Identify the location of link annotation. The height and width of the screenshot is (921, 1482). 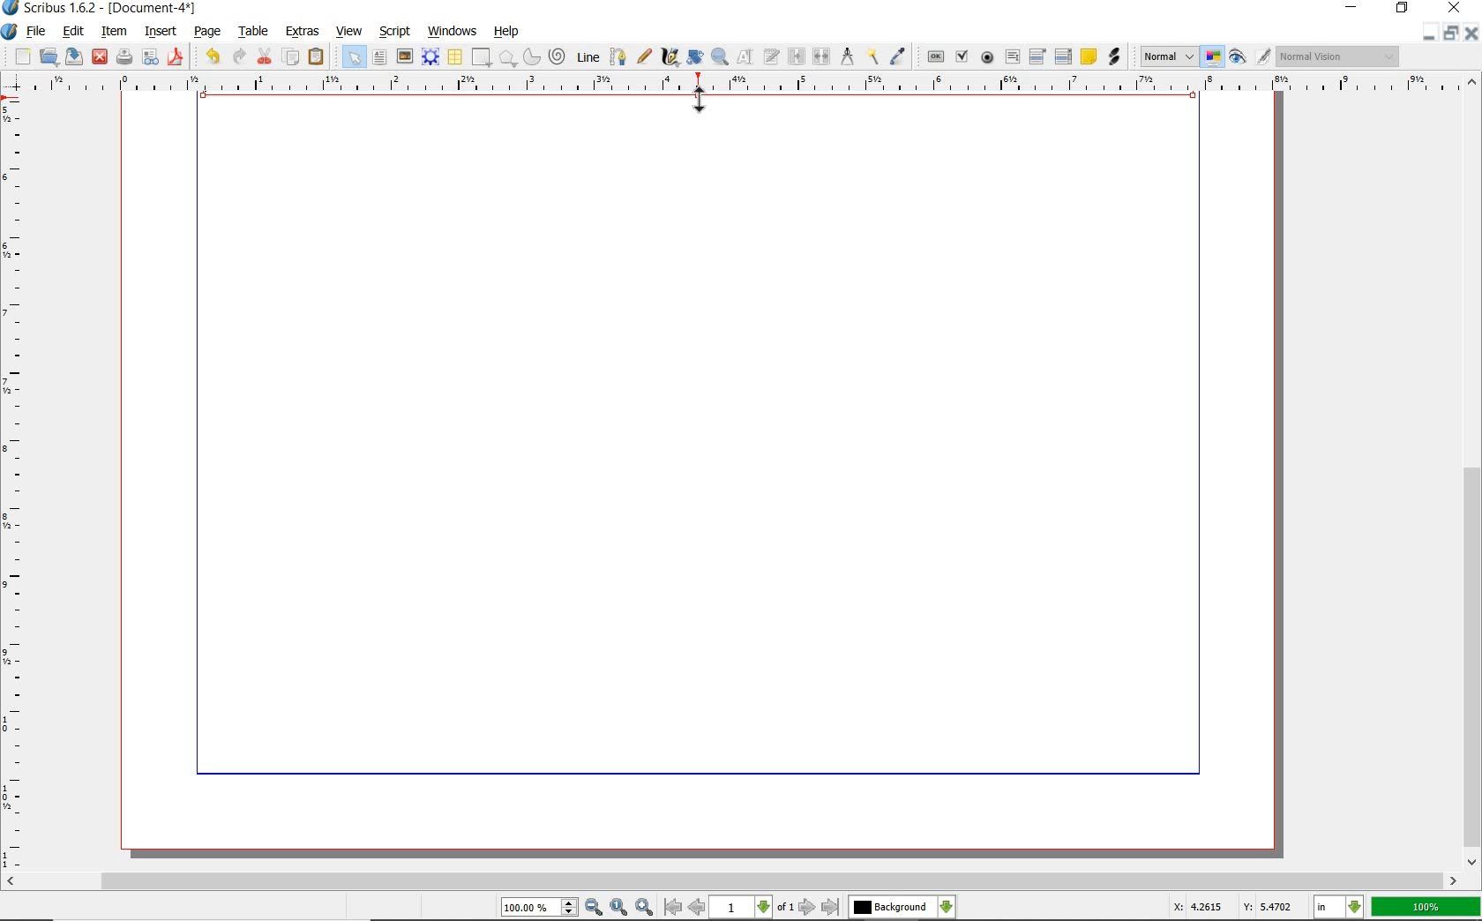
(1112, 58).